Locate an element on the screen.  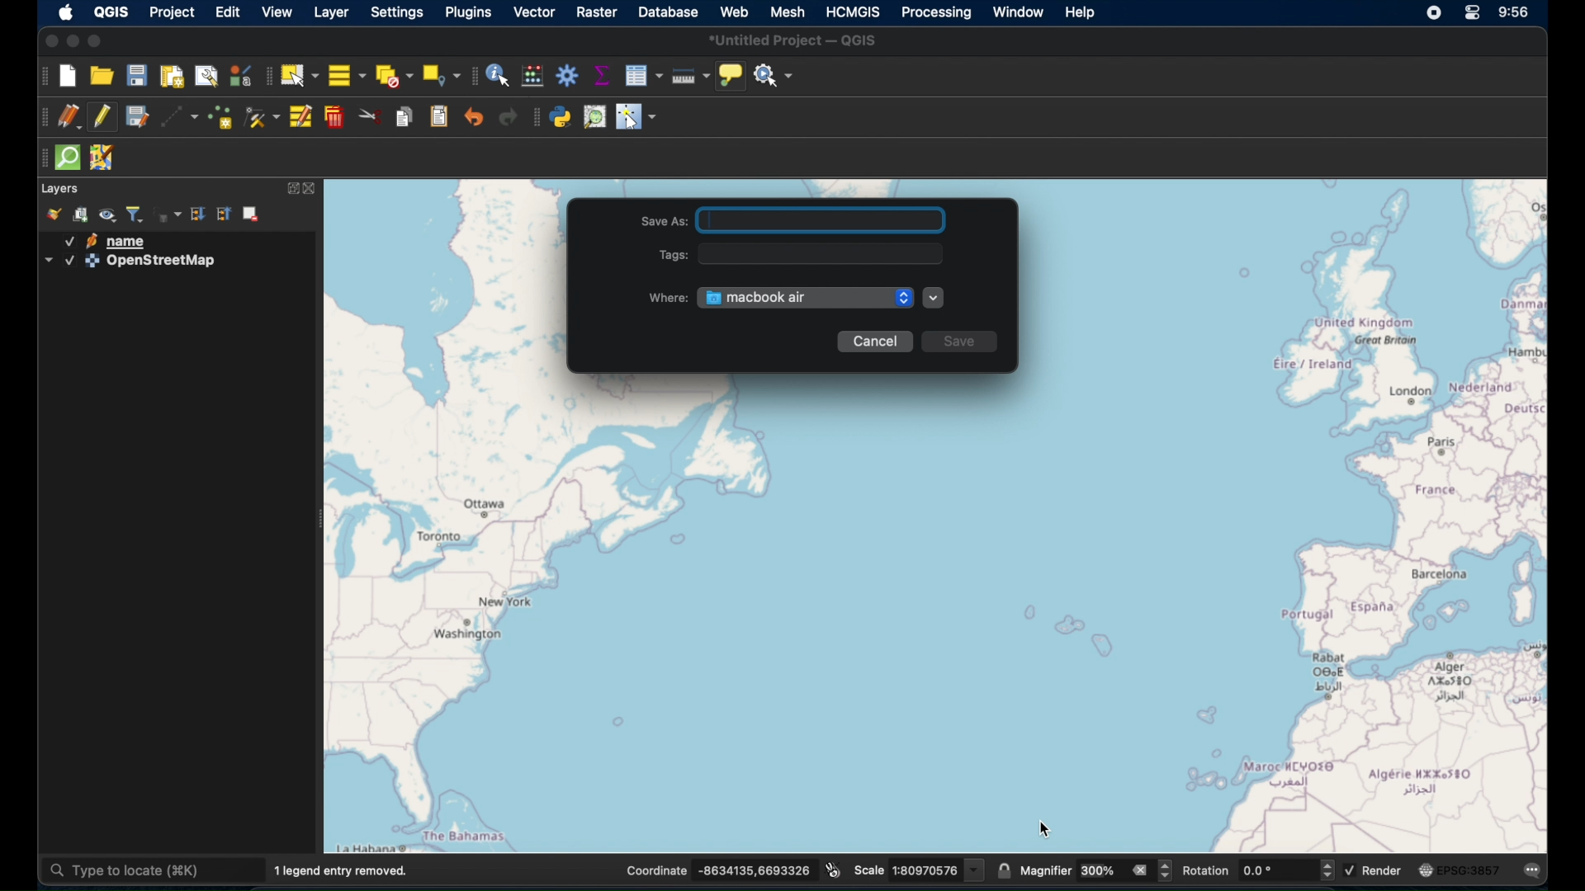
layer is located at coordinates (331, 13).